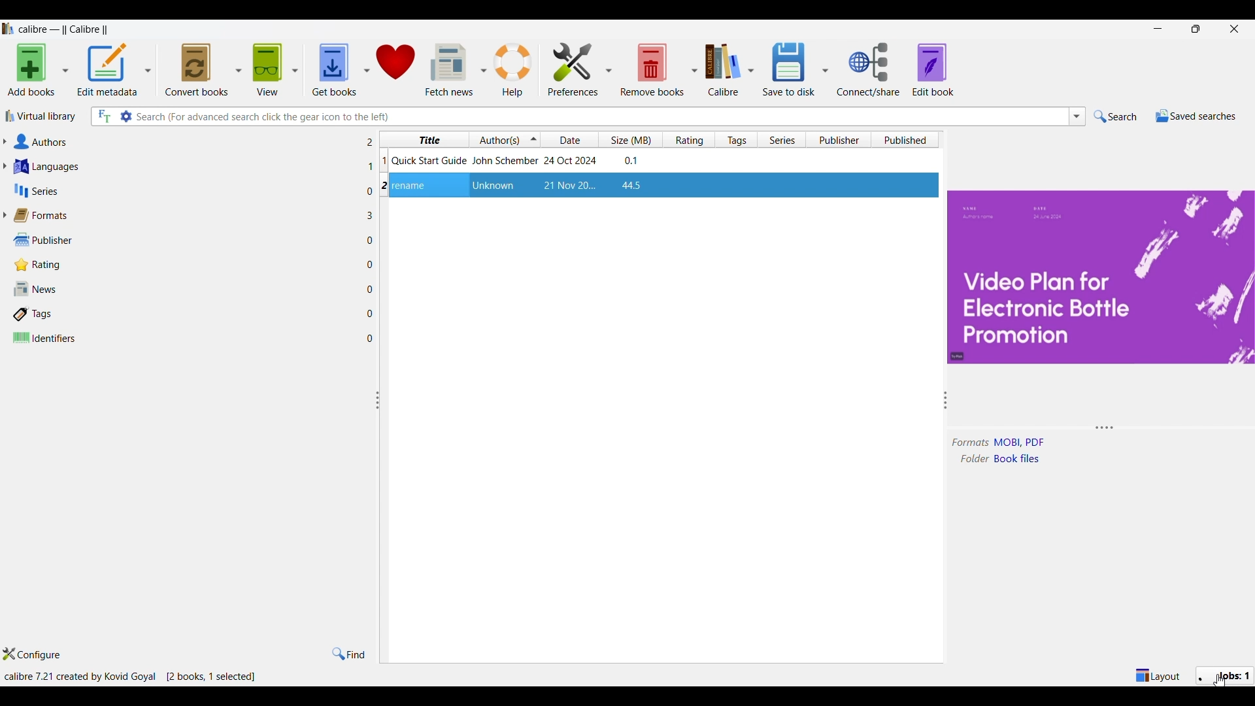 This screenshot has height=706, width=1255. What do you see at coordinates (186, 315) in the screenshot?
I see `Tags ` at bounding box center [186, 315].